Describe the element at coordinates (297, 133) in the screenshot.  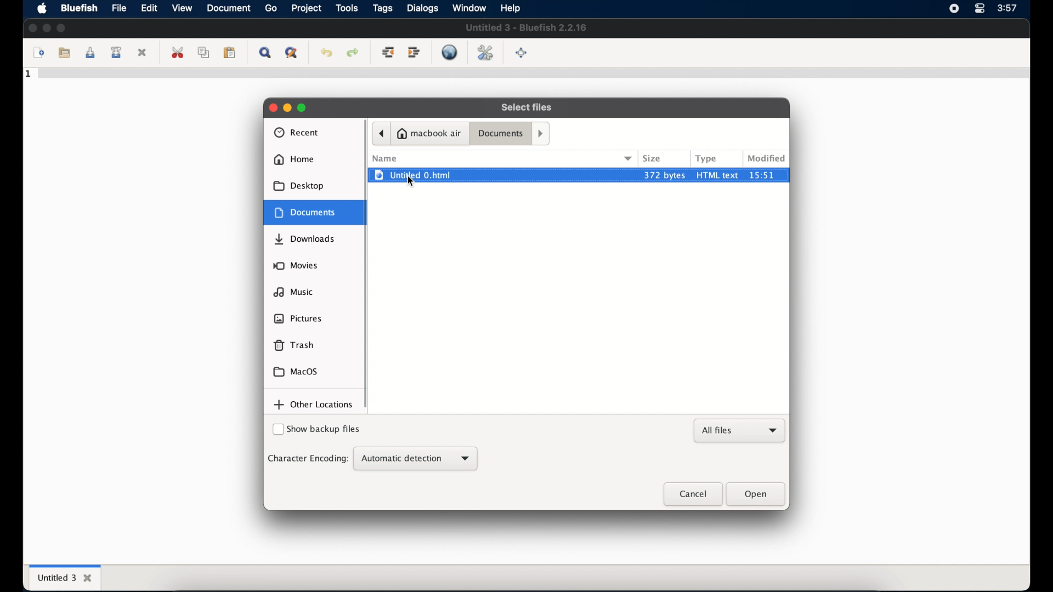
I see `recent` at that location.